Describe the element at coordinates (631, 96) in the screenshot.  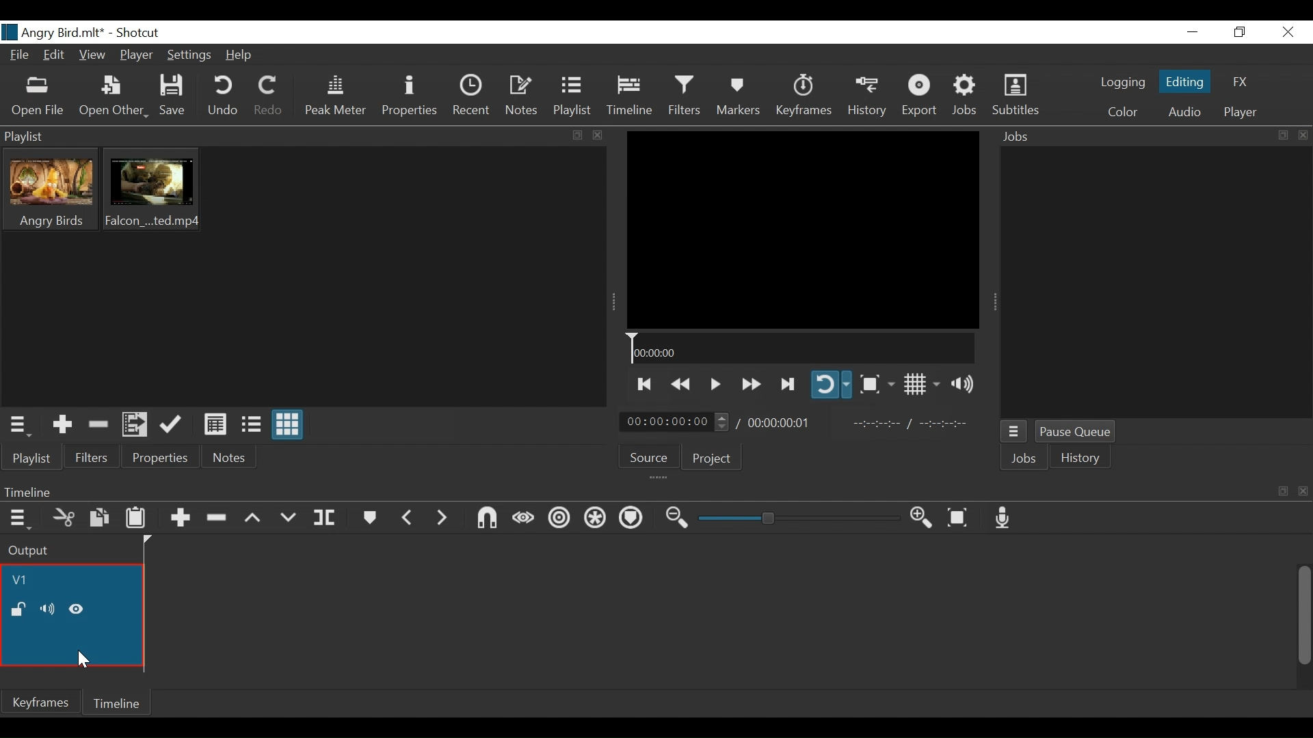
I see `` at that location.